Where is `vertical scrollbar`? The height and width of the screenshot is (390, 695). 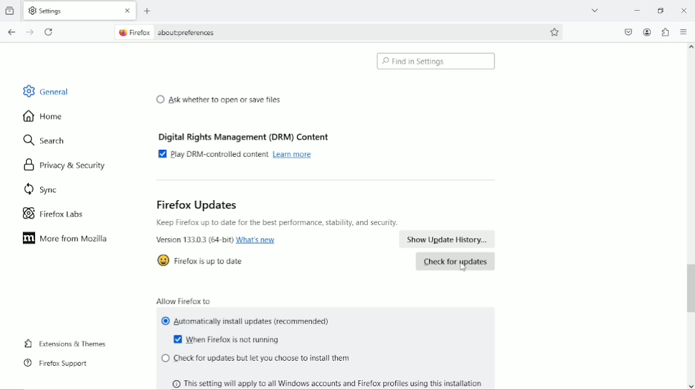
vertical scrollbar is located at coordinates (690, 286).